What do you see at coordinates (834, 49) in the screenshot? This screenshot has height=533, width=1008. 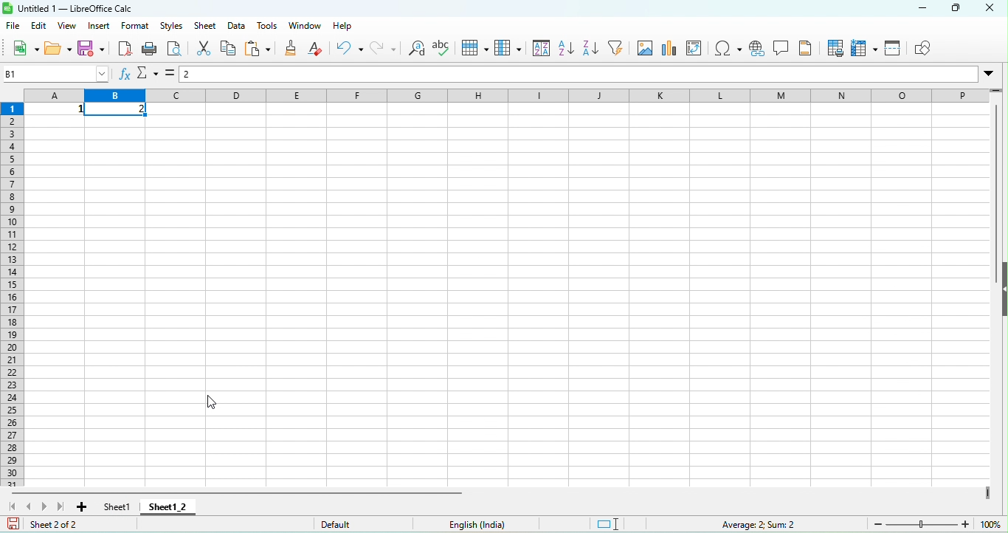 I see `print area` at bounding box center [834, 49].